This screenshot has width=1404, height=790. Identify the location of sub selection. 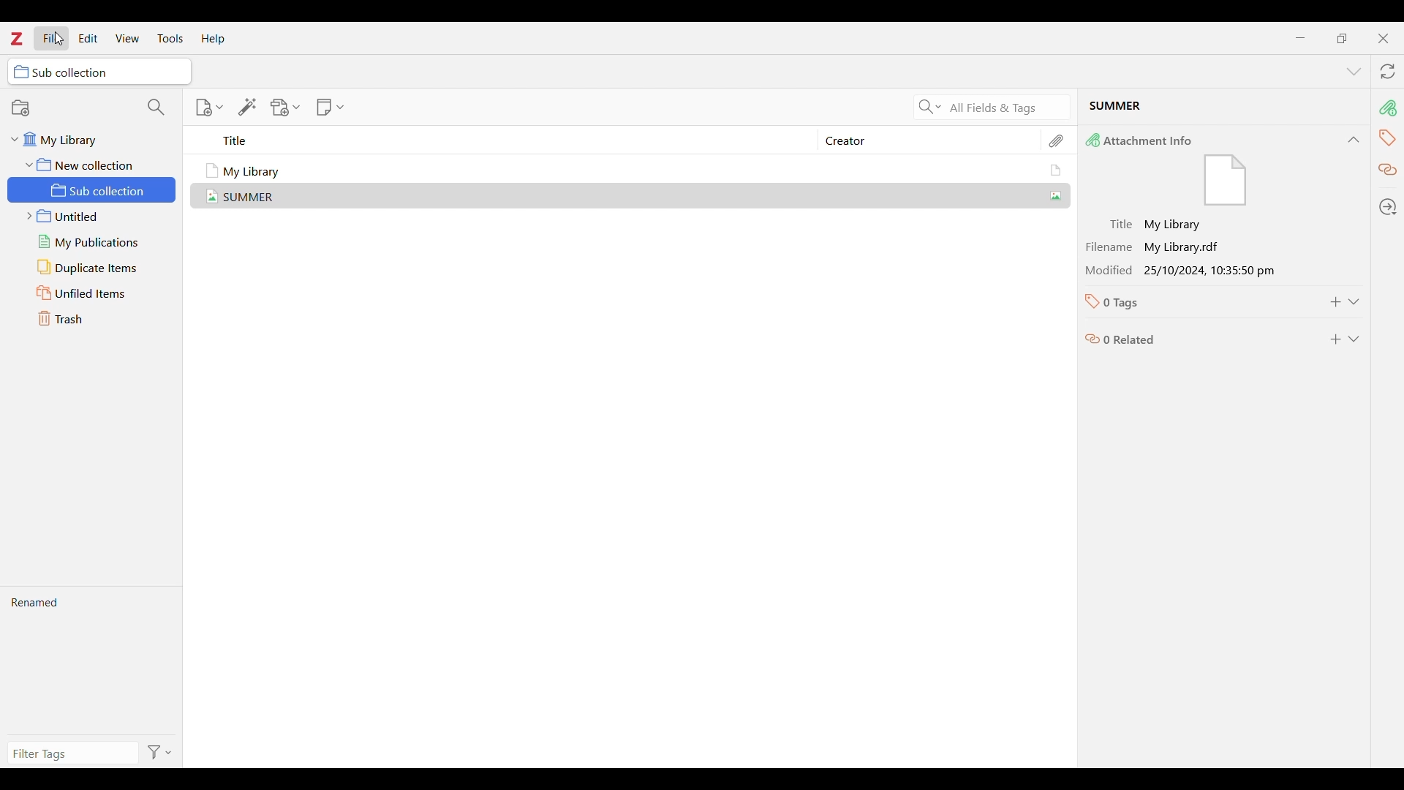
(100, 71).